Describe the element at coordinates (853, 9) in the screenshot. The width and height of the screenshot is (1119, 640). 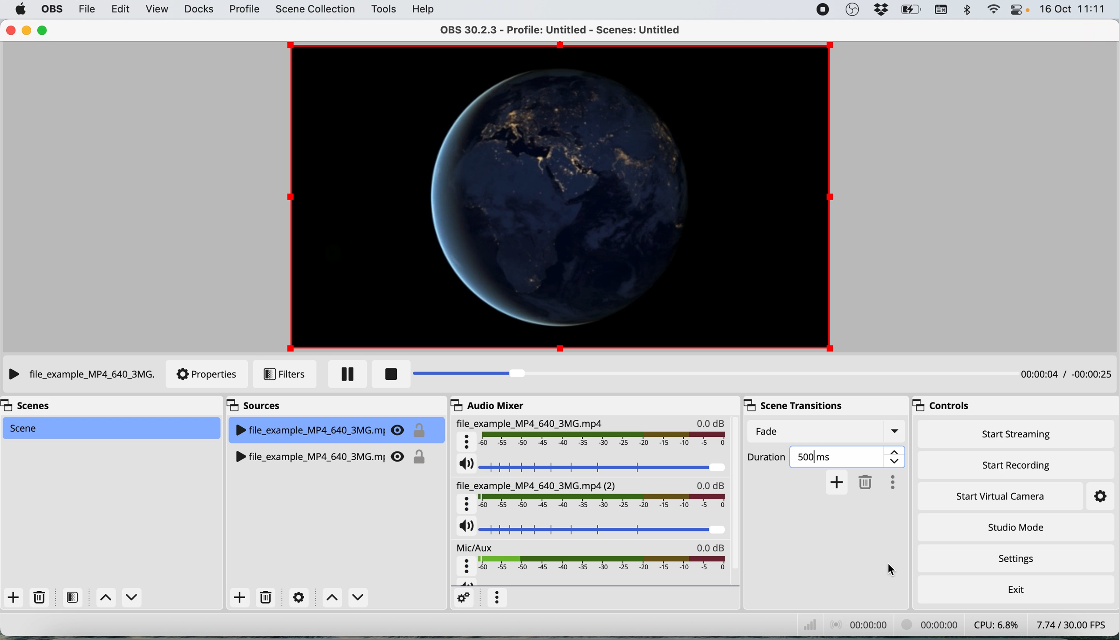
I see `obs studio` at that location.